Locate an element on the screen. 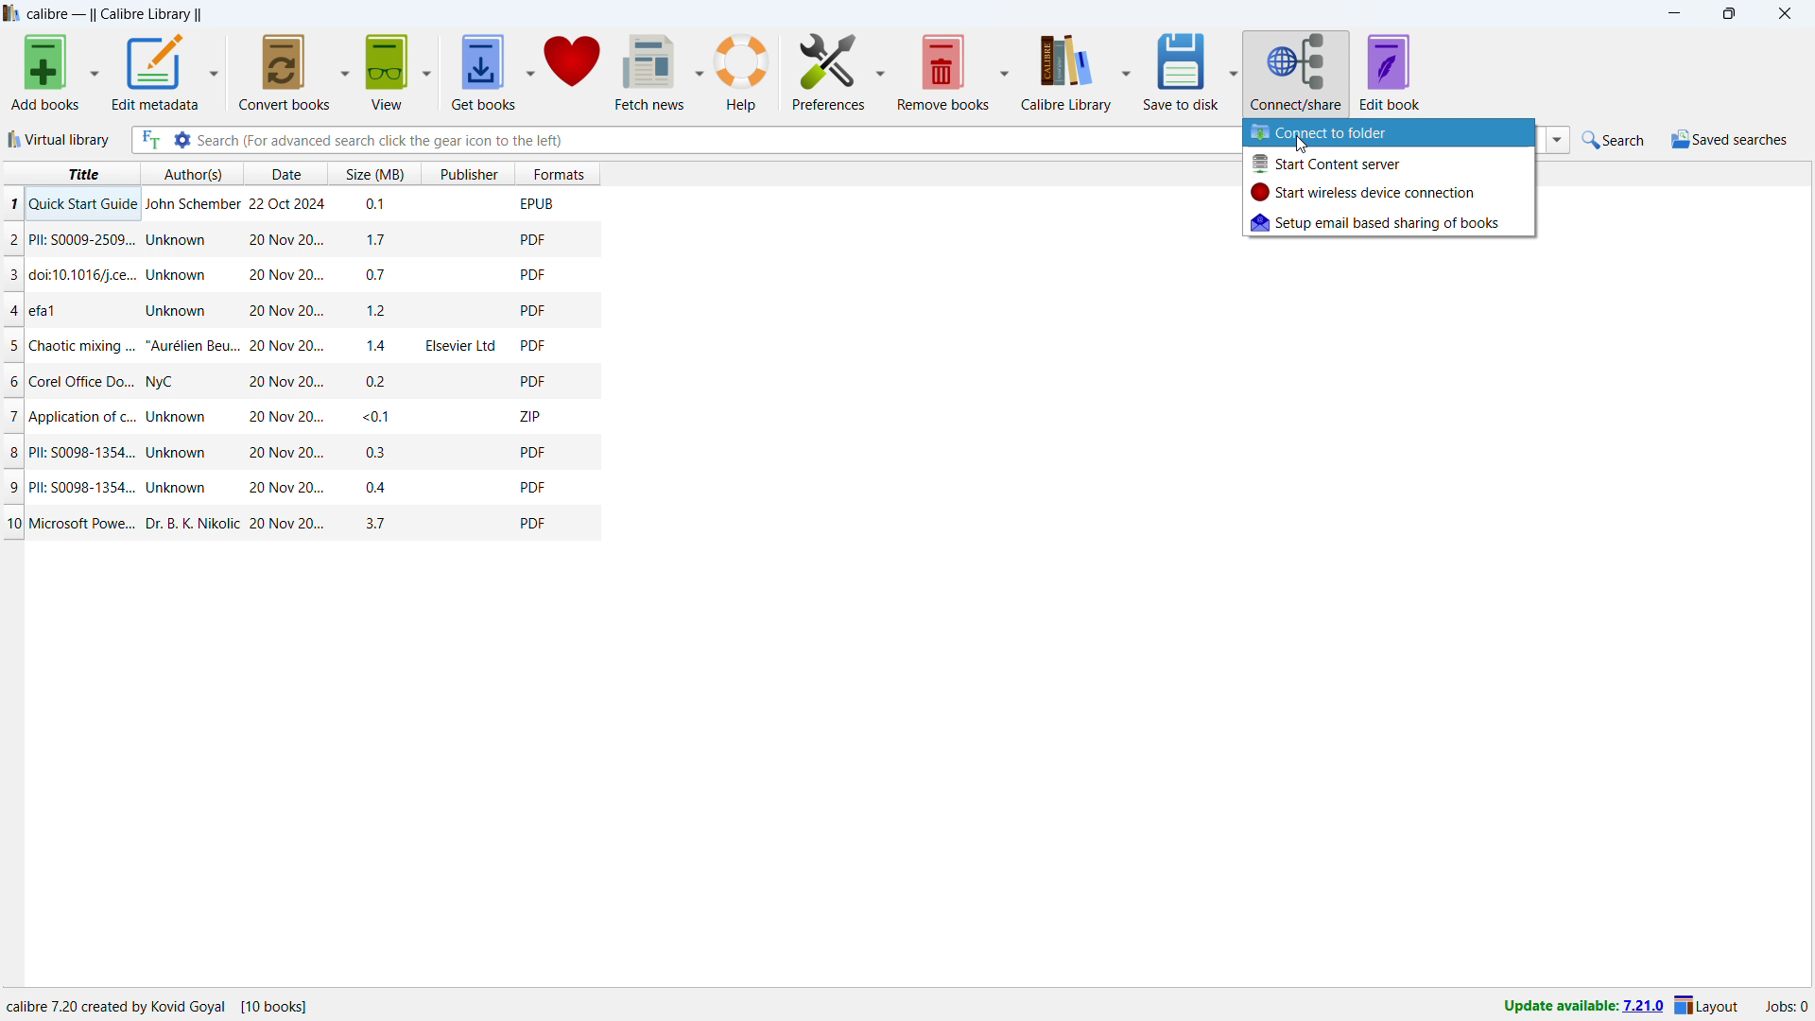 This screenshot has width=1815, height=1021. cursor is located at coordinates (1298, 149).